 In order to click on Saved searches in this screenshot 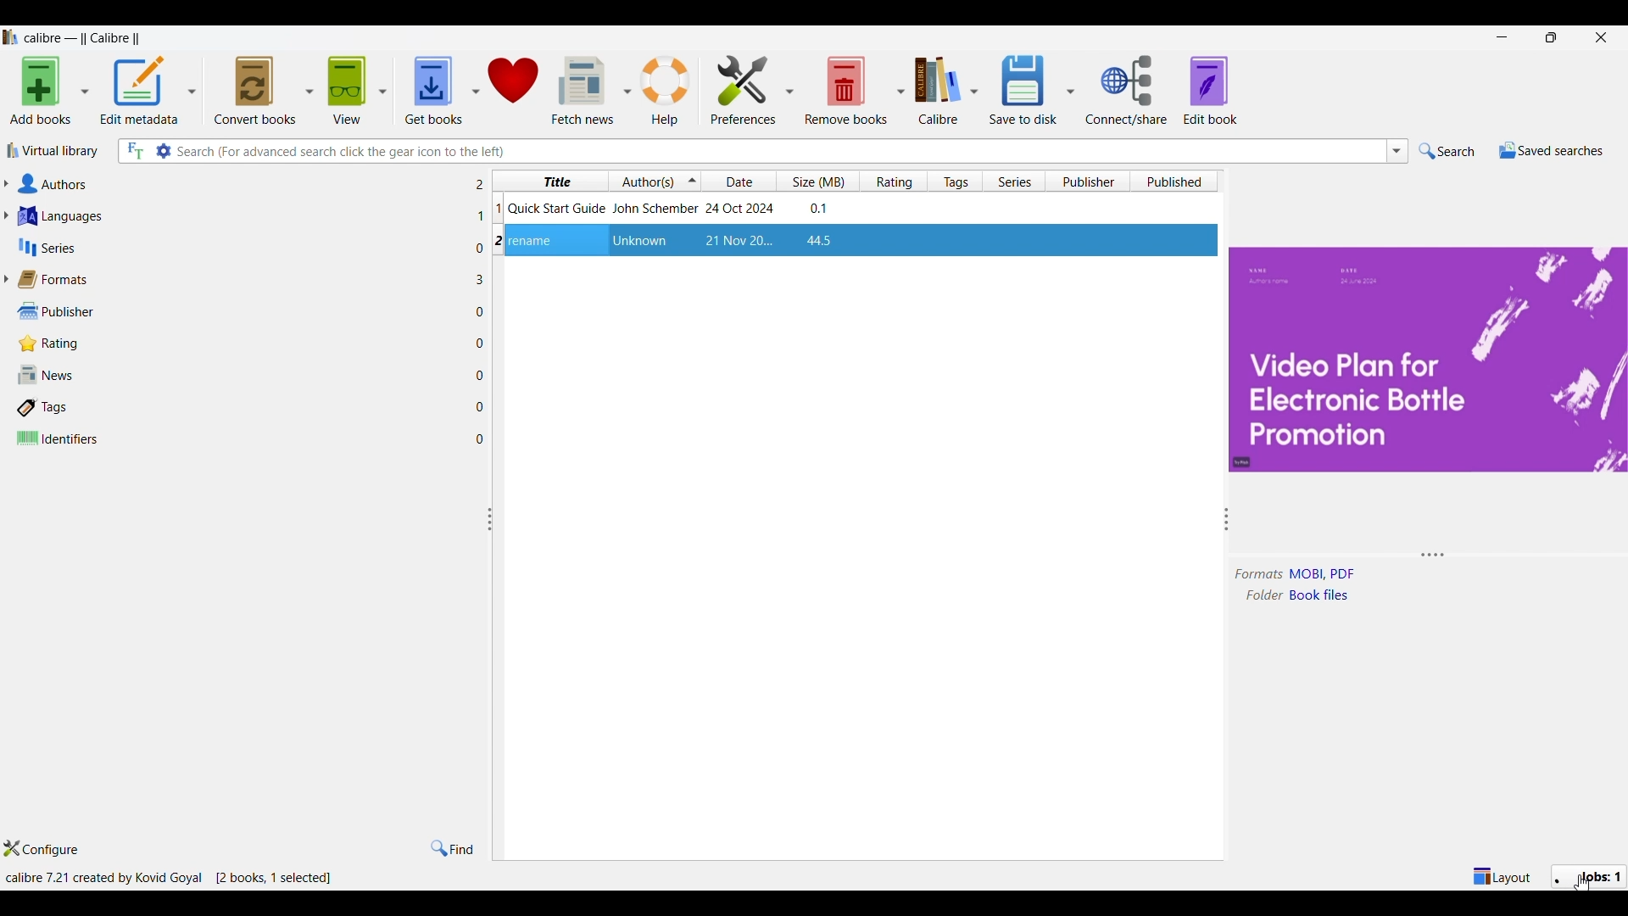, I will do `click(1551, 150)`.